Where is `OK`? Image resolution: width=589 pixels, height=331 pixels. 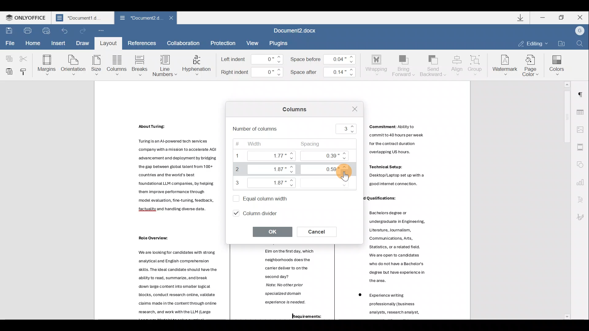
OK is located at coordinates (274, 232).